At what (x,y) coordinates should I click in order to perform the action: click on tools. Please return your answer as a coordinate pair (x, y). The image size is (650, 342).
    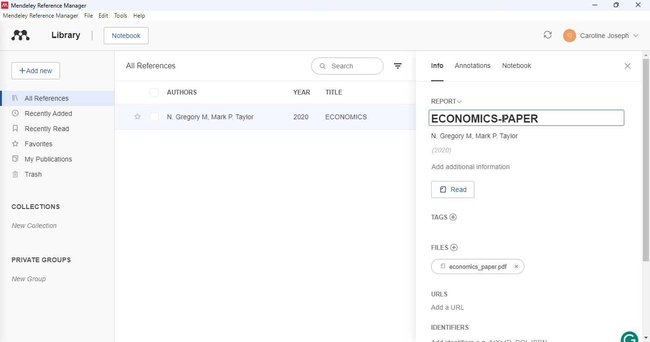
    Looking at the image, I should click on (121, 15).